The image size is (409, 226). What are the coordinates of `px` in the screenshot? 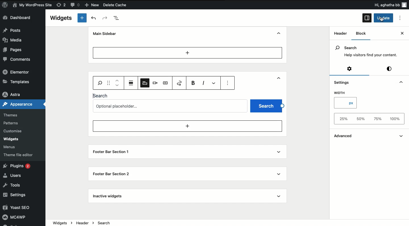 It's located at (345, 103).